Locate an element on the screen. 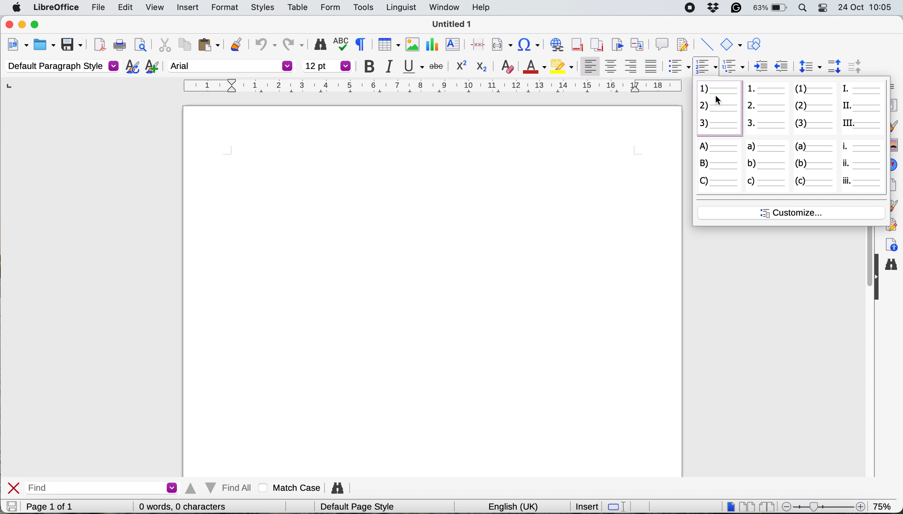  find is located at coordinates (104, 488).